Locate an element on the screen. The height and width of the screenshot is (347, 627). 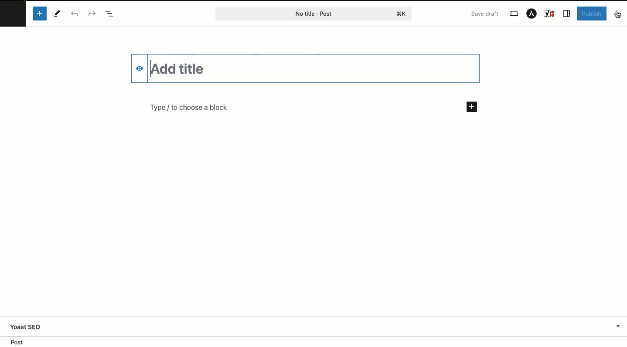
Redo is located at coordinates (92, 14).